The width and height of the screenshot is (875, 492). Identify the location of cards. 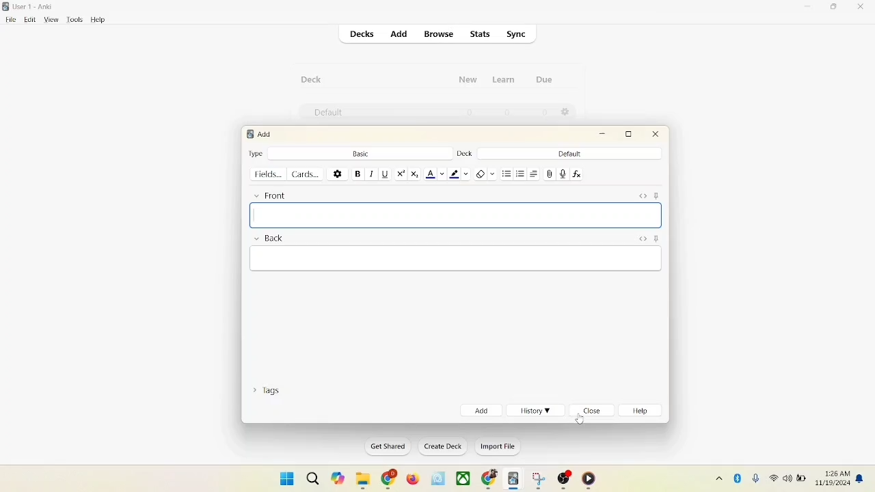
(308, 174).